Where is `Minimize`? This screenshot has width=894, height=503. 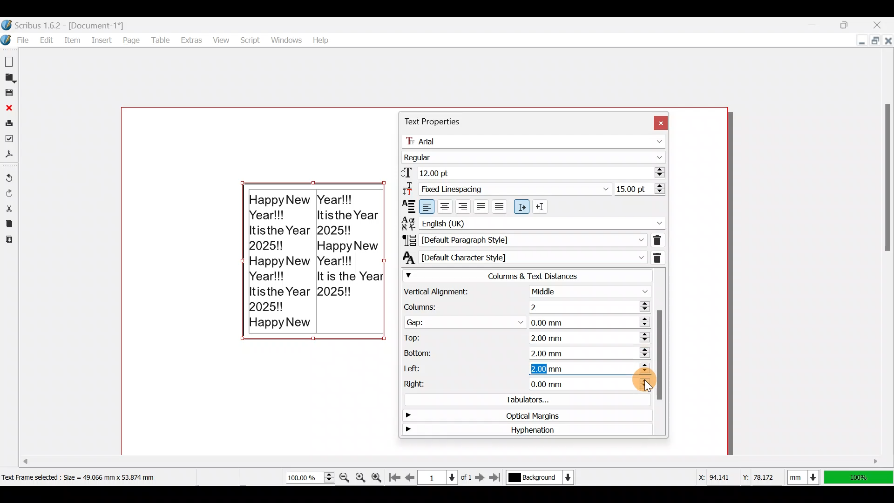
Minimize is located at coordinates (815, 25).